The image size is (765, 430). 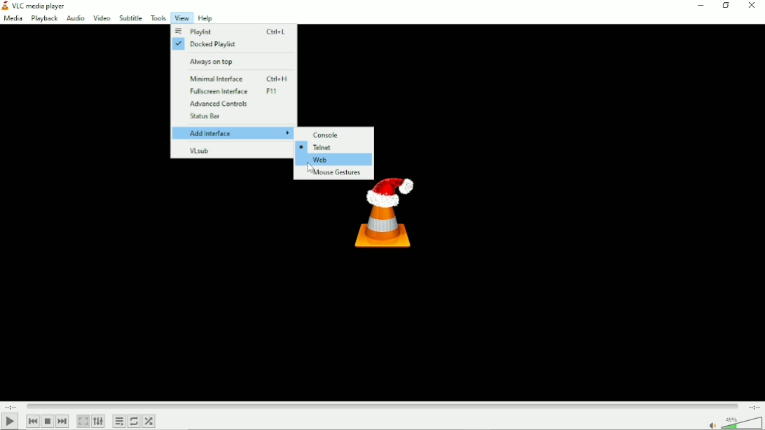 What do you see at coordinates (39, 5) in the screenshot?
I see `VLC media player` at bounding box center [39, 5].